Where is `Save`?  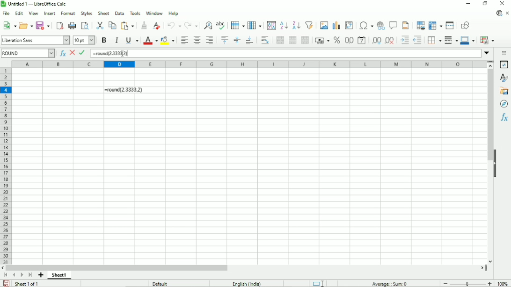
Save is located at coordinates (43, 25).